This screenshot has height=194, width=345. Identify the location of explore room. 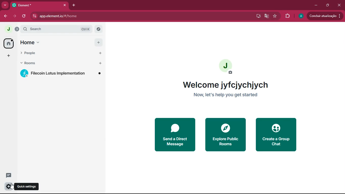
(98, 29).